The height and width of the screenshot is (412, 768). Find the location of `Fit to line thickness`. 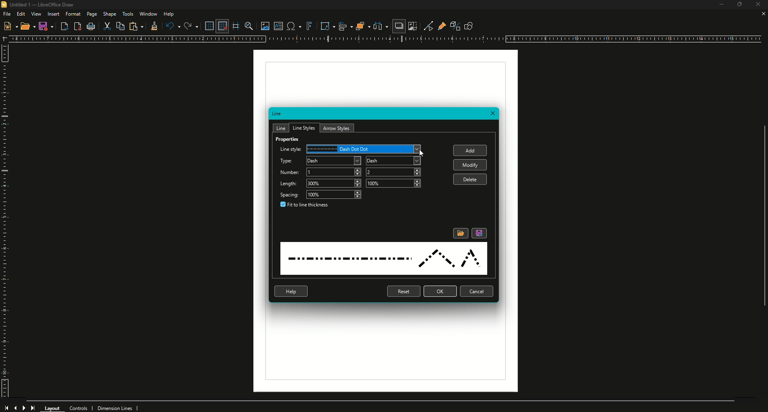

Fit to line thickness is located at coordinates (306, 206).